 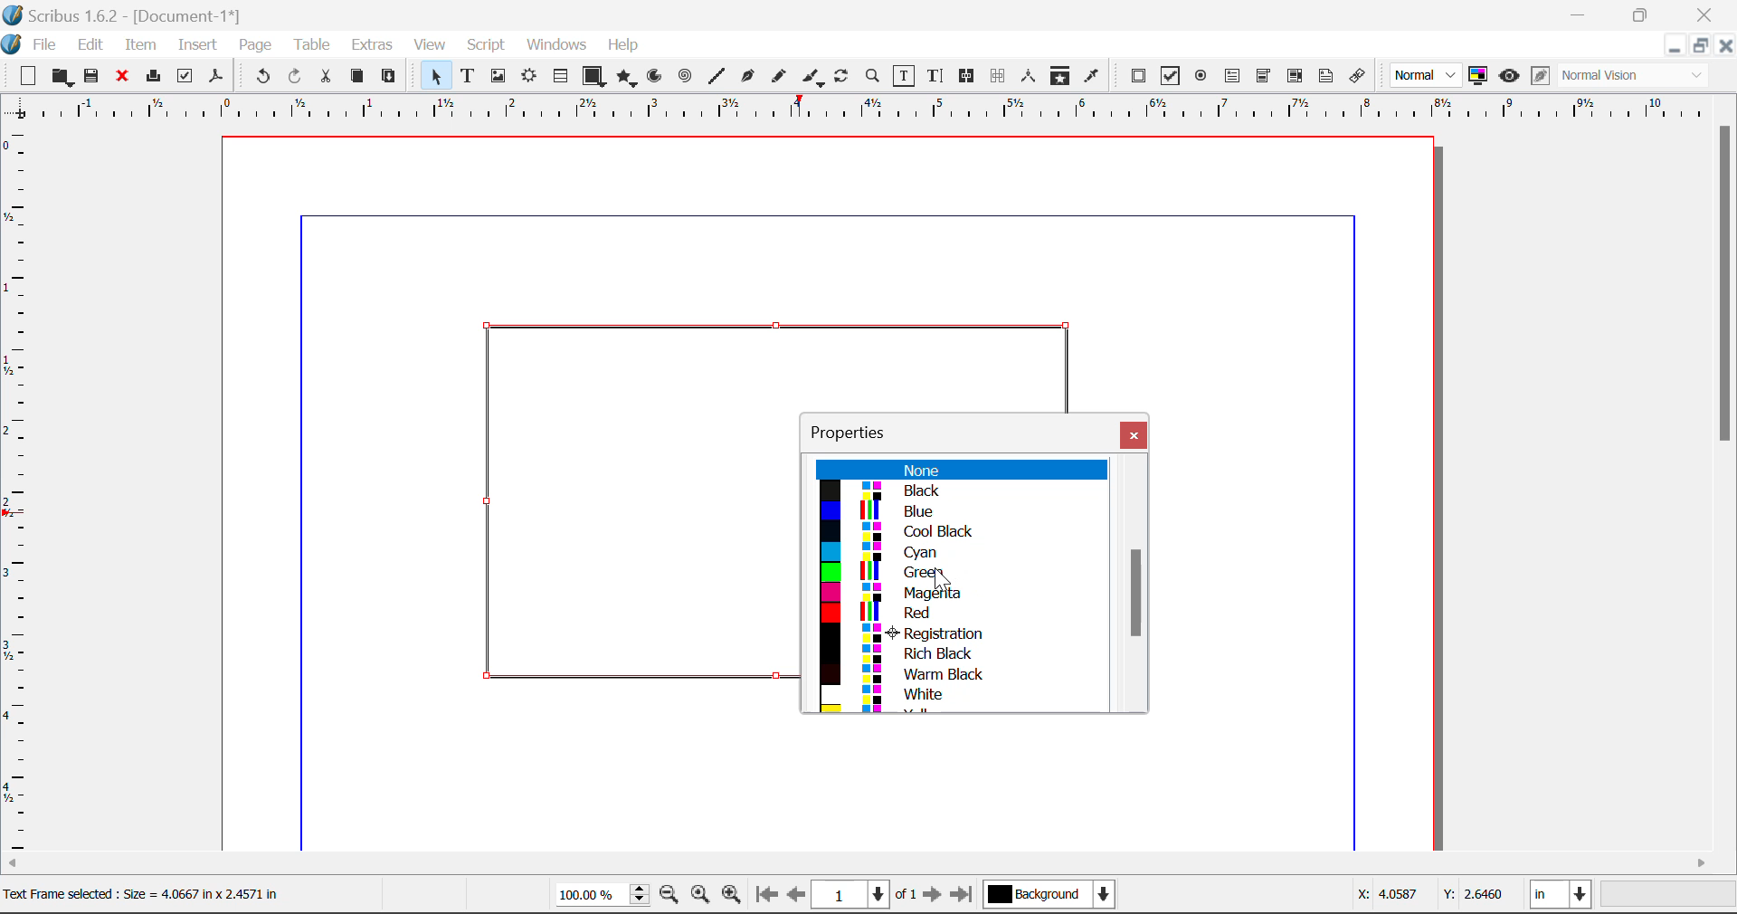 I want to click on Minimize, so click(x=1644, y=14).